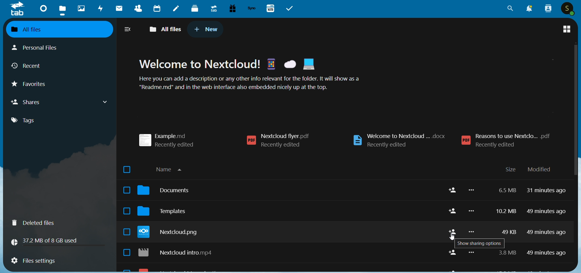  I want to click on dock, so click(195, 8).